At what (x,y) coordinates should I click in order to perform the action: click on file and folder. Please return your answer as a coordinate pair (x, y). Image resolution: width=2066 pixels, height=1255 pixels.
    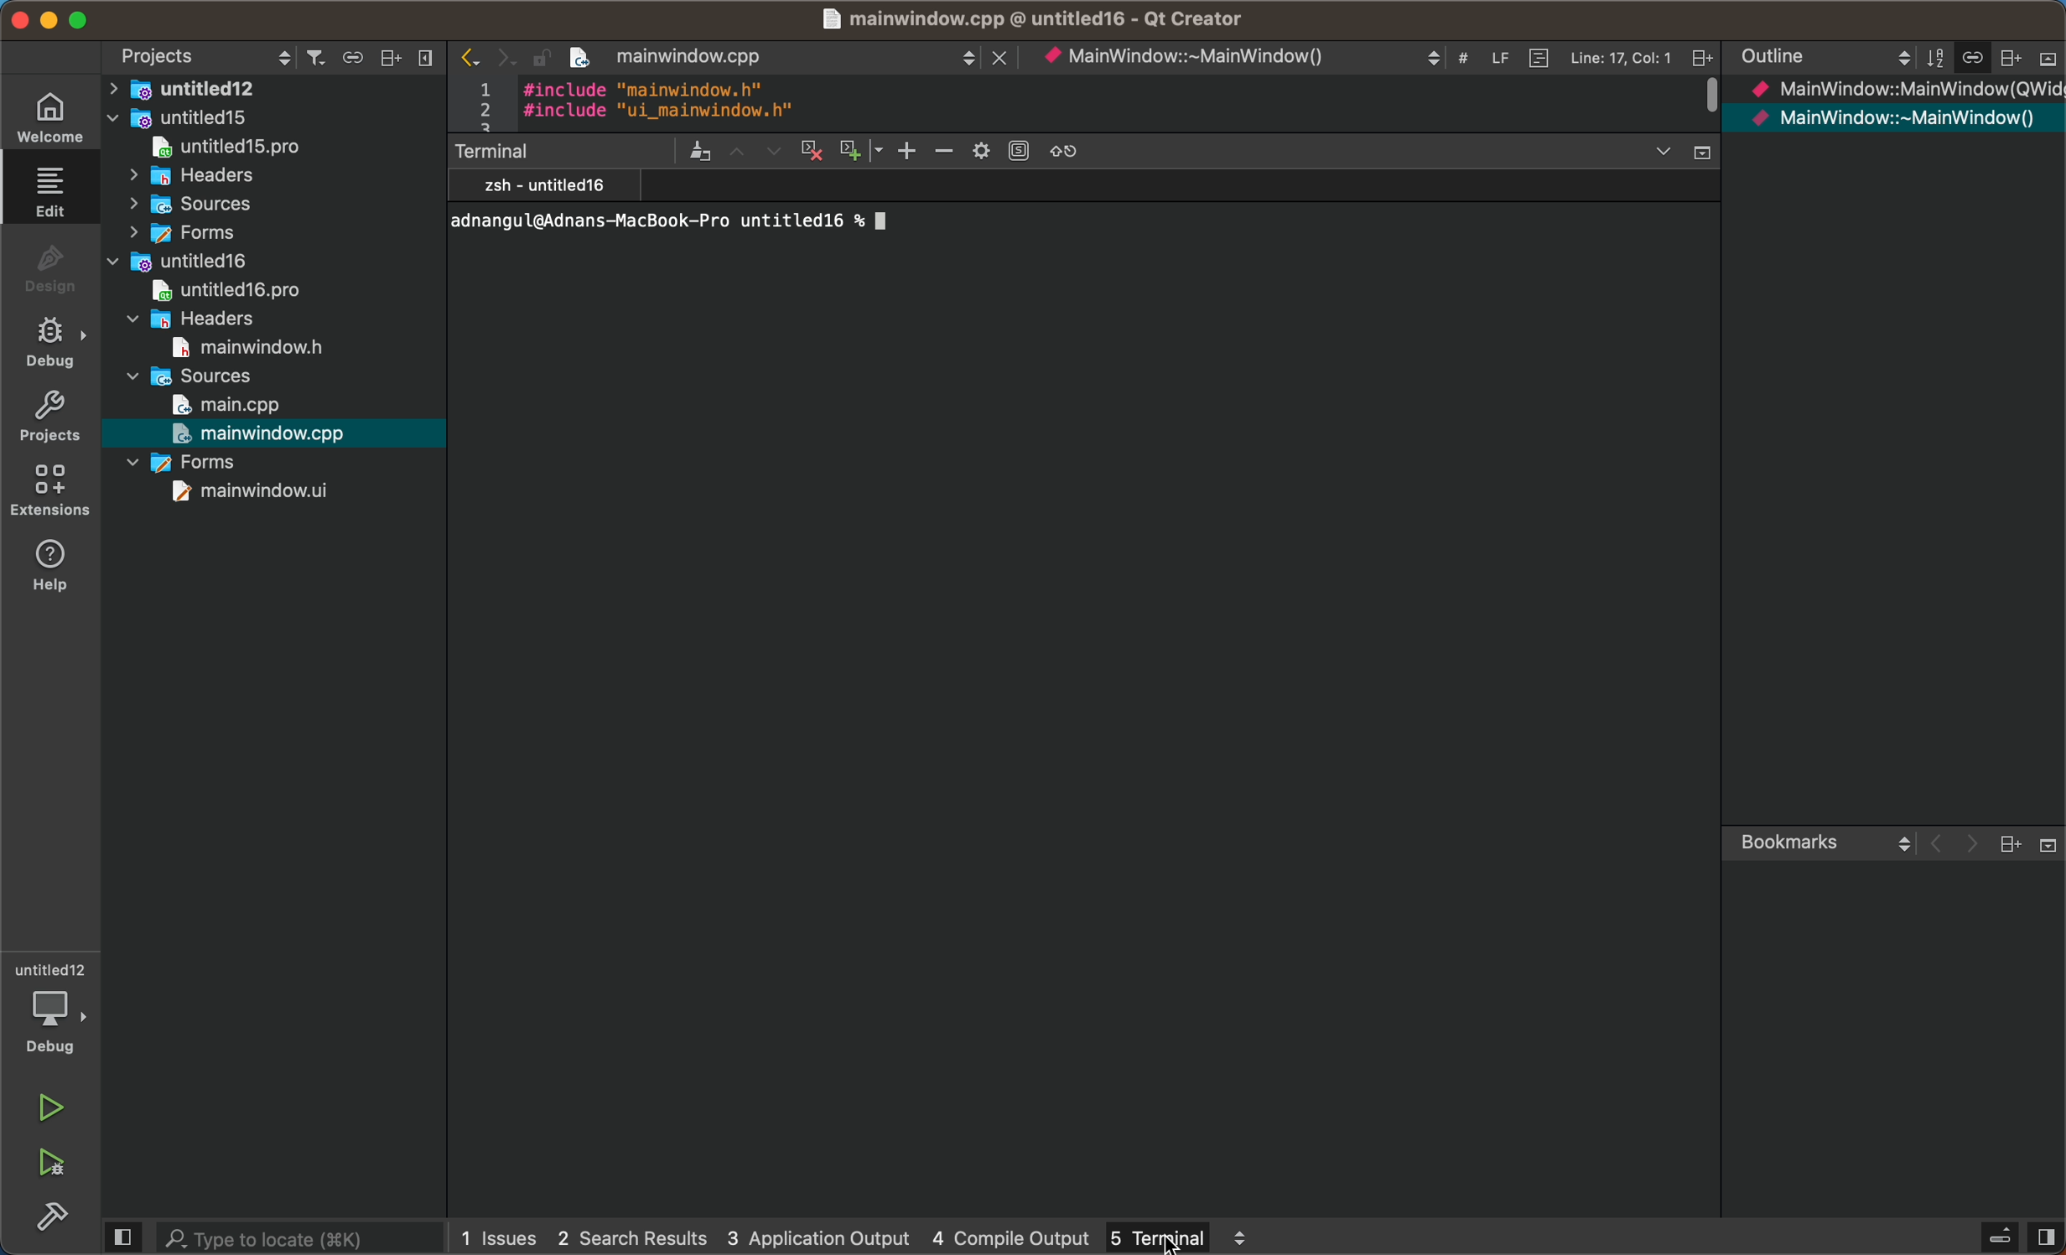
    Looking at the image, I should click on (276, 176).